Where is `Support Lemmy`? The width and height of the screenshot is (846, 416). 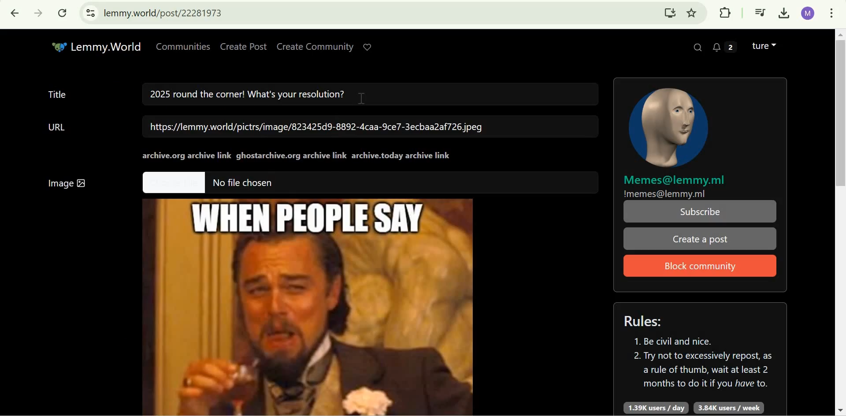
Support Lemmy is located at coordinates (368, 47).